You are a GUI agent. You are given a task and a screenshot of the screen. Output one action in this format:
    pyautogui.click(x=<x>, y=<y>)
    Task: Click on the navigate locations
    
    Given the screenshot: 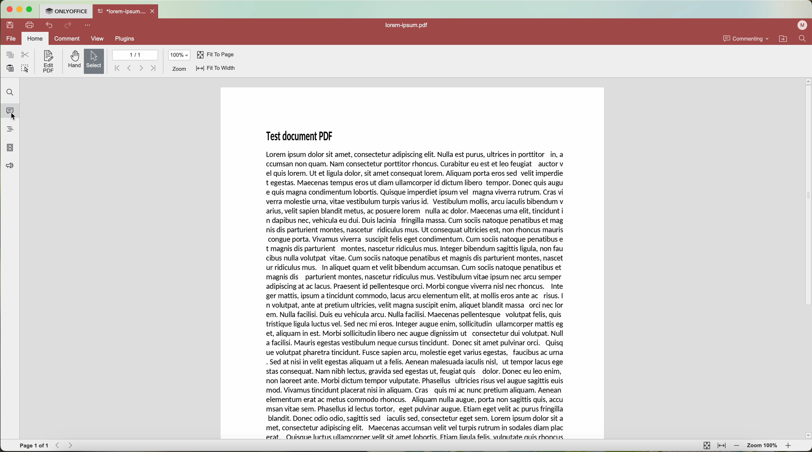 What is the action you would take?
    pyautogui.click(x=785, y=38)
    